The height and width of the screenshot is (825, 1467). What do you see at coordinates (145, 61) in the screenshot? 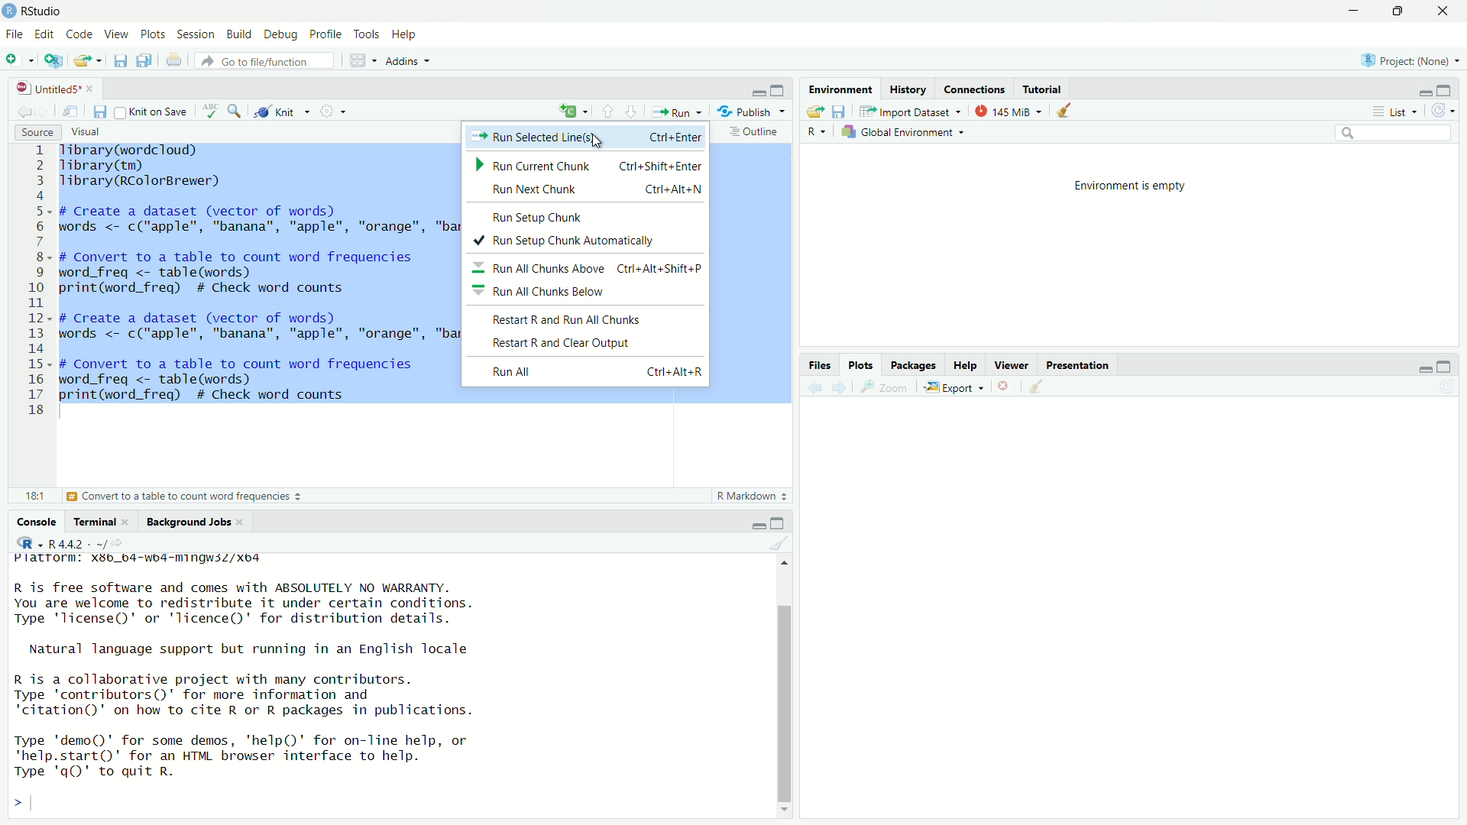
I see `Save all open documents` at bounding box center [145, 61].